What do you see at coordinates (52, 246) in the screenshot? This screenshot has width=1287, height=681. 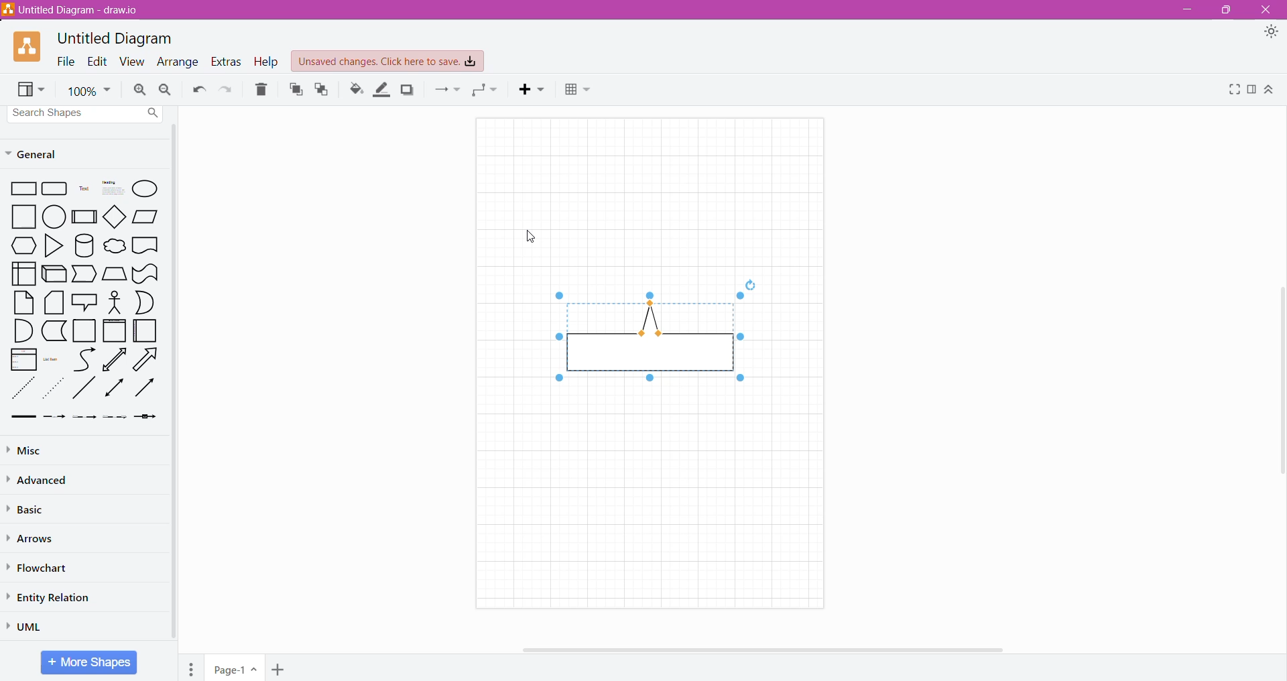 I see `triangle` at bounding box center [52, 246].